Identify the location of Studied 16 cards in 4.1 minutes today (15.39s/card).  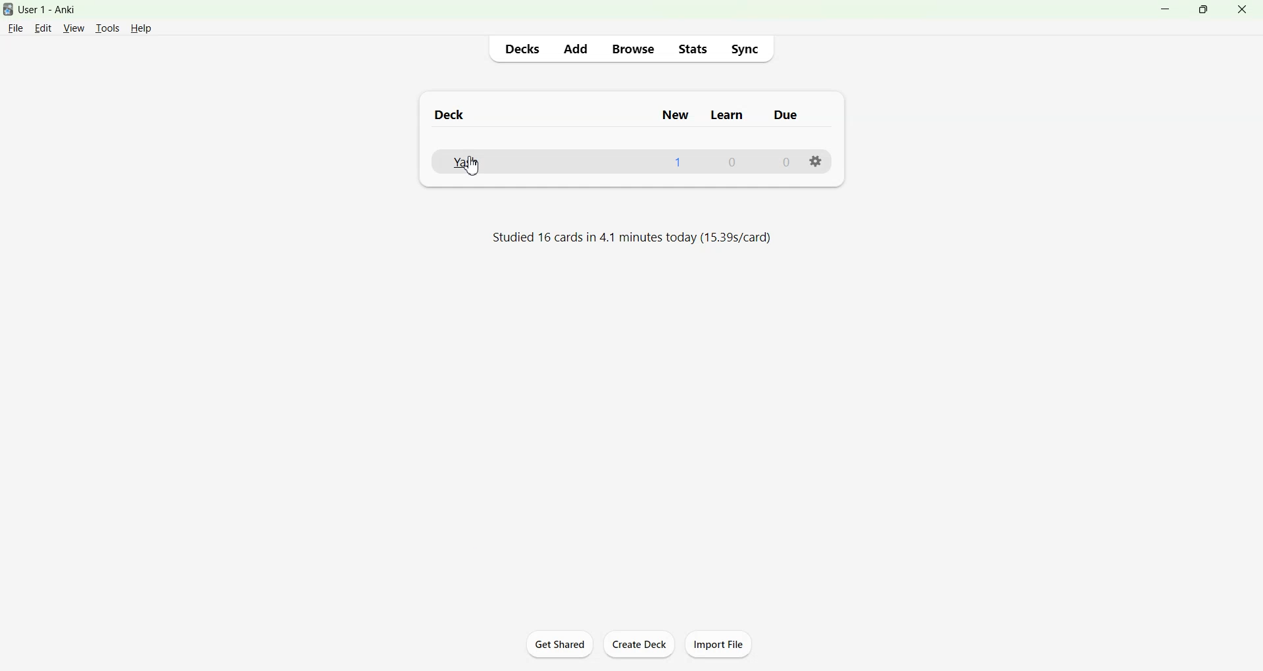
(633, 238).